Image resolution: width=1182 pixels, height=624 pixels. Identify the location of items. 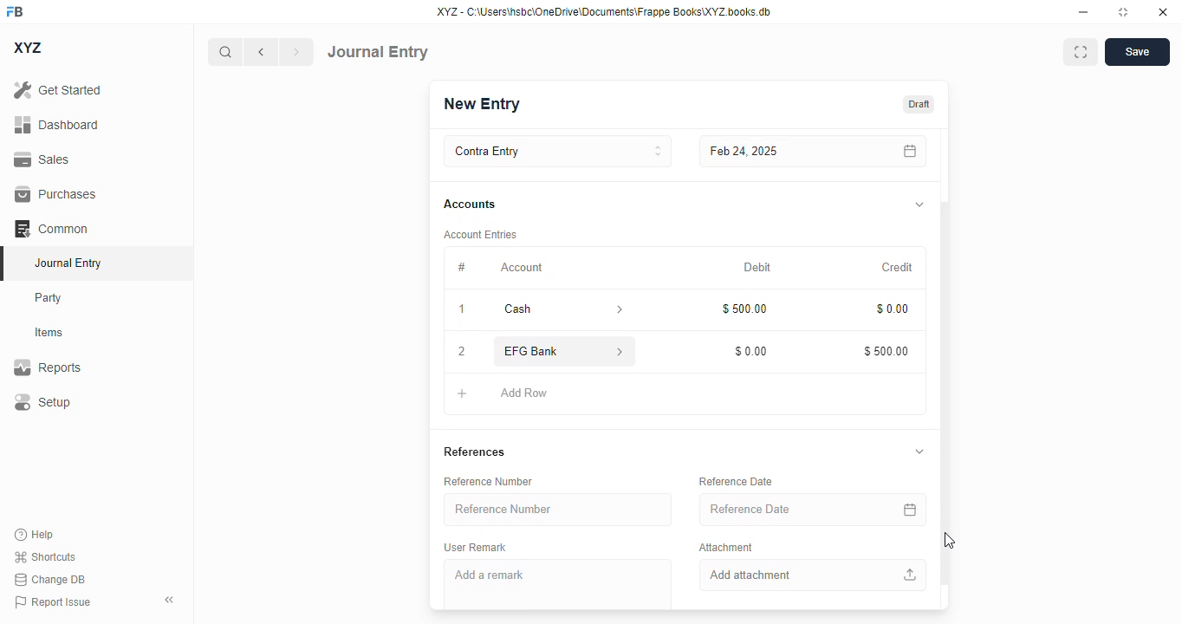
(49, 333).